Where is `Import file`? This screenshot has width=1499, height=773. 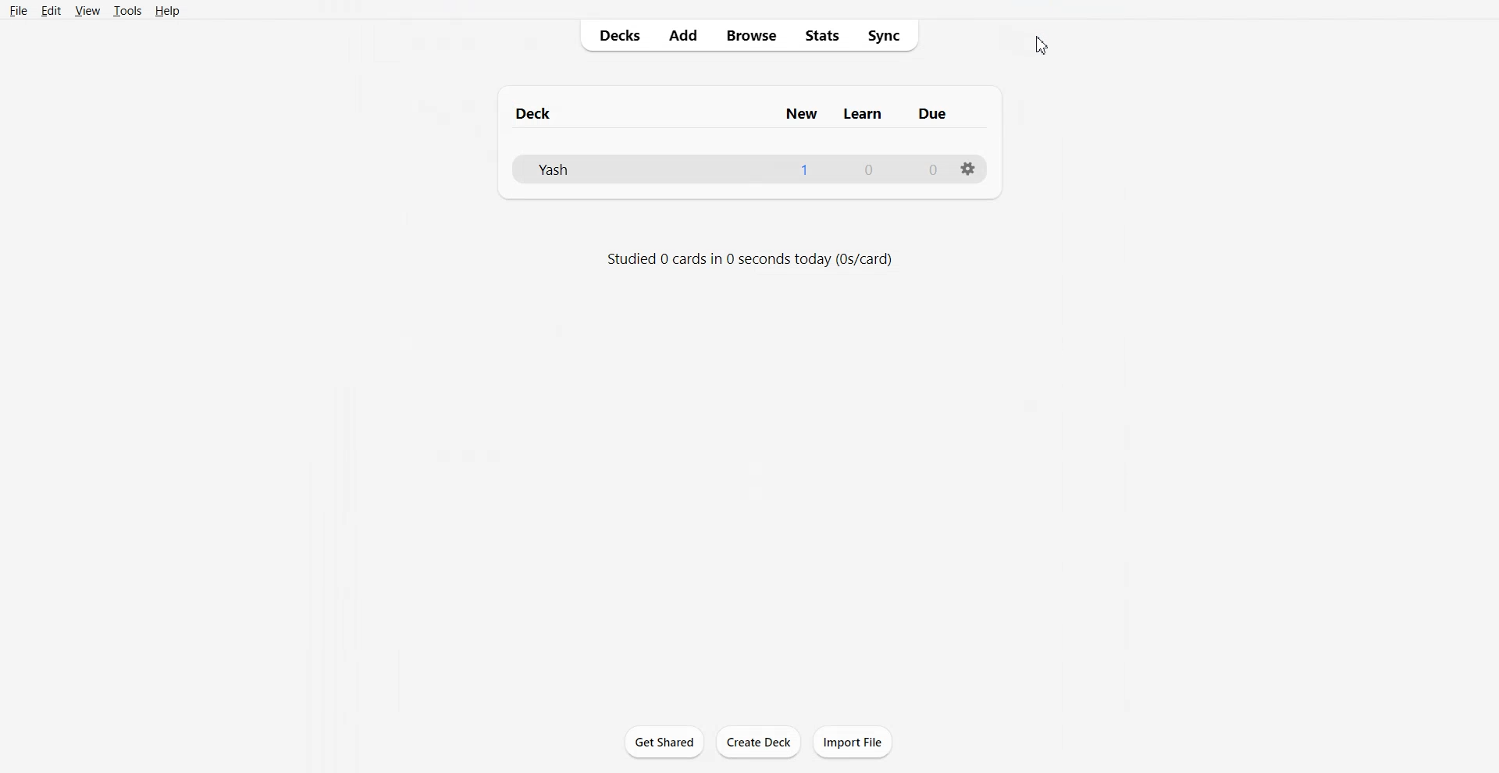
Import file is located at coordinates (853, 741).